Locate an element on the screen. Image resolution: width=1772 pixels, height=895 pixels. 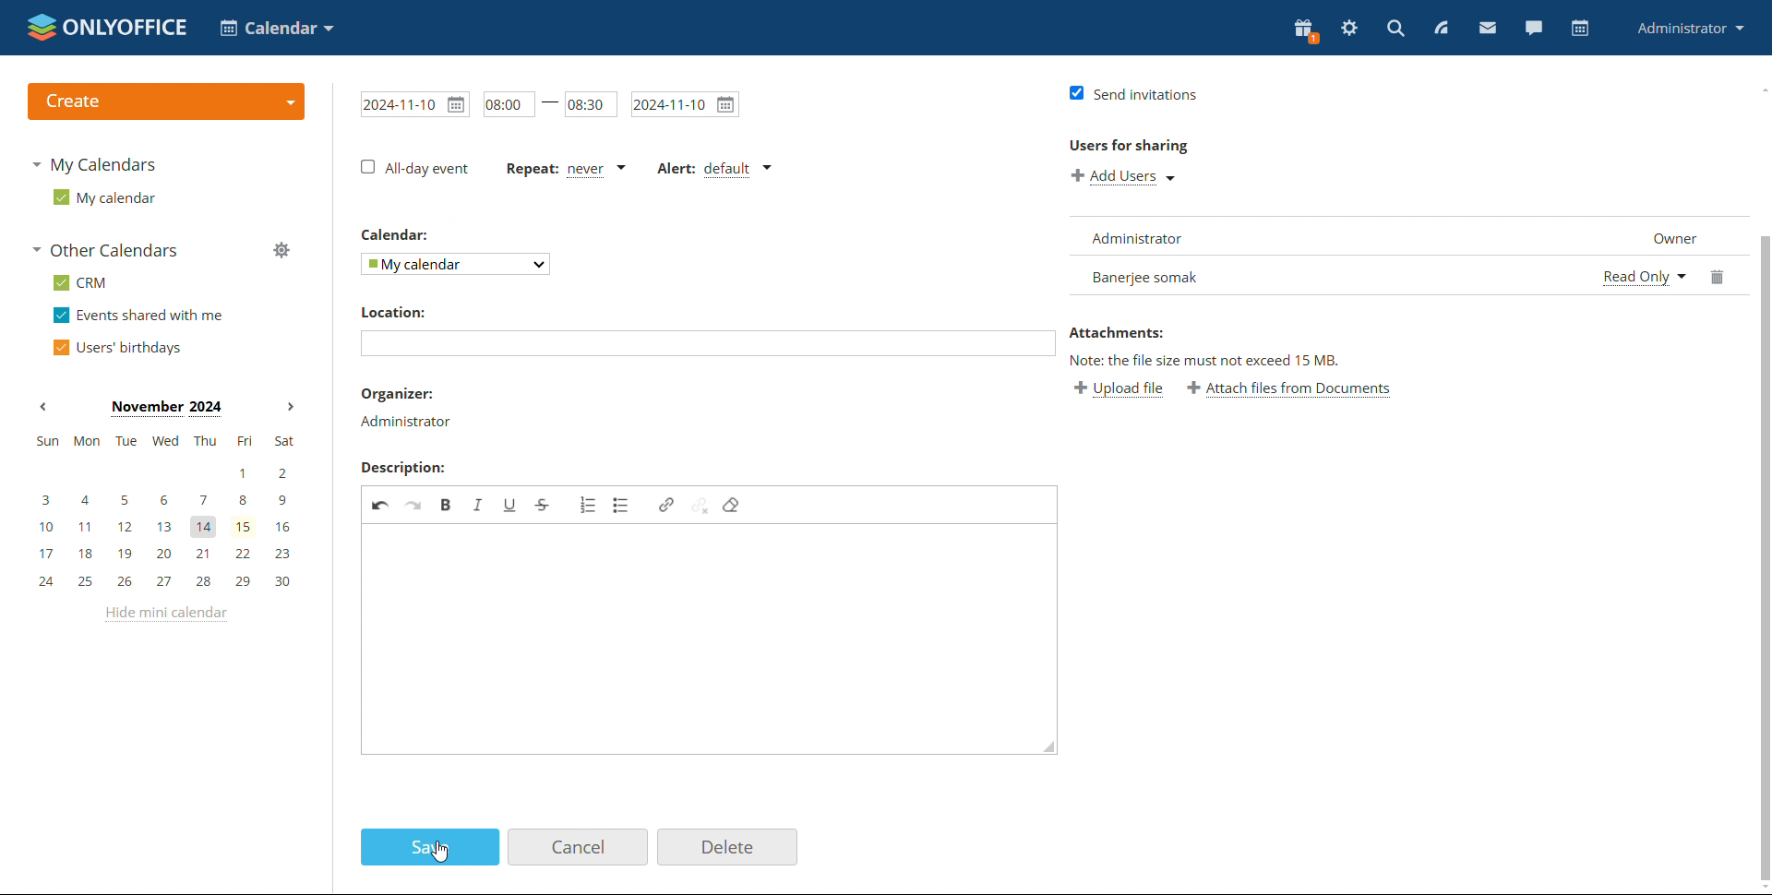
administrator is located at coordinates (404, 422).